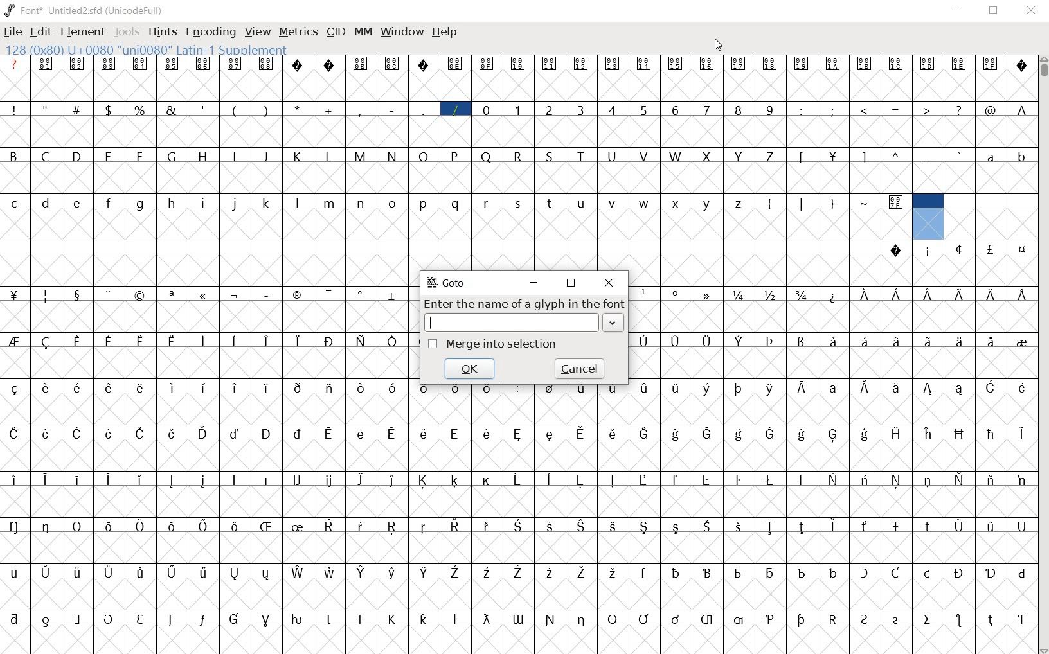 This screenshot has height=654, width=1049. What do you see at coordinates (15, 479) in the screenshot?
I see `Symbol` at bounding box center [15, 479].